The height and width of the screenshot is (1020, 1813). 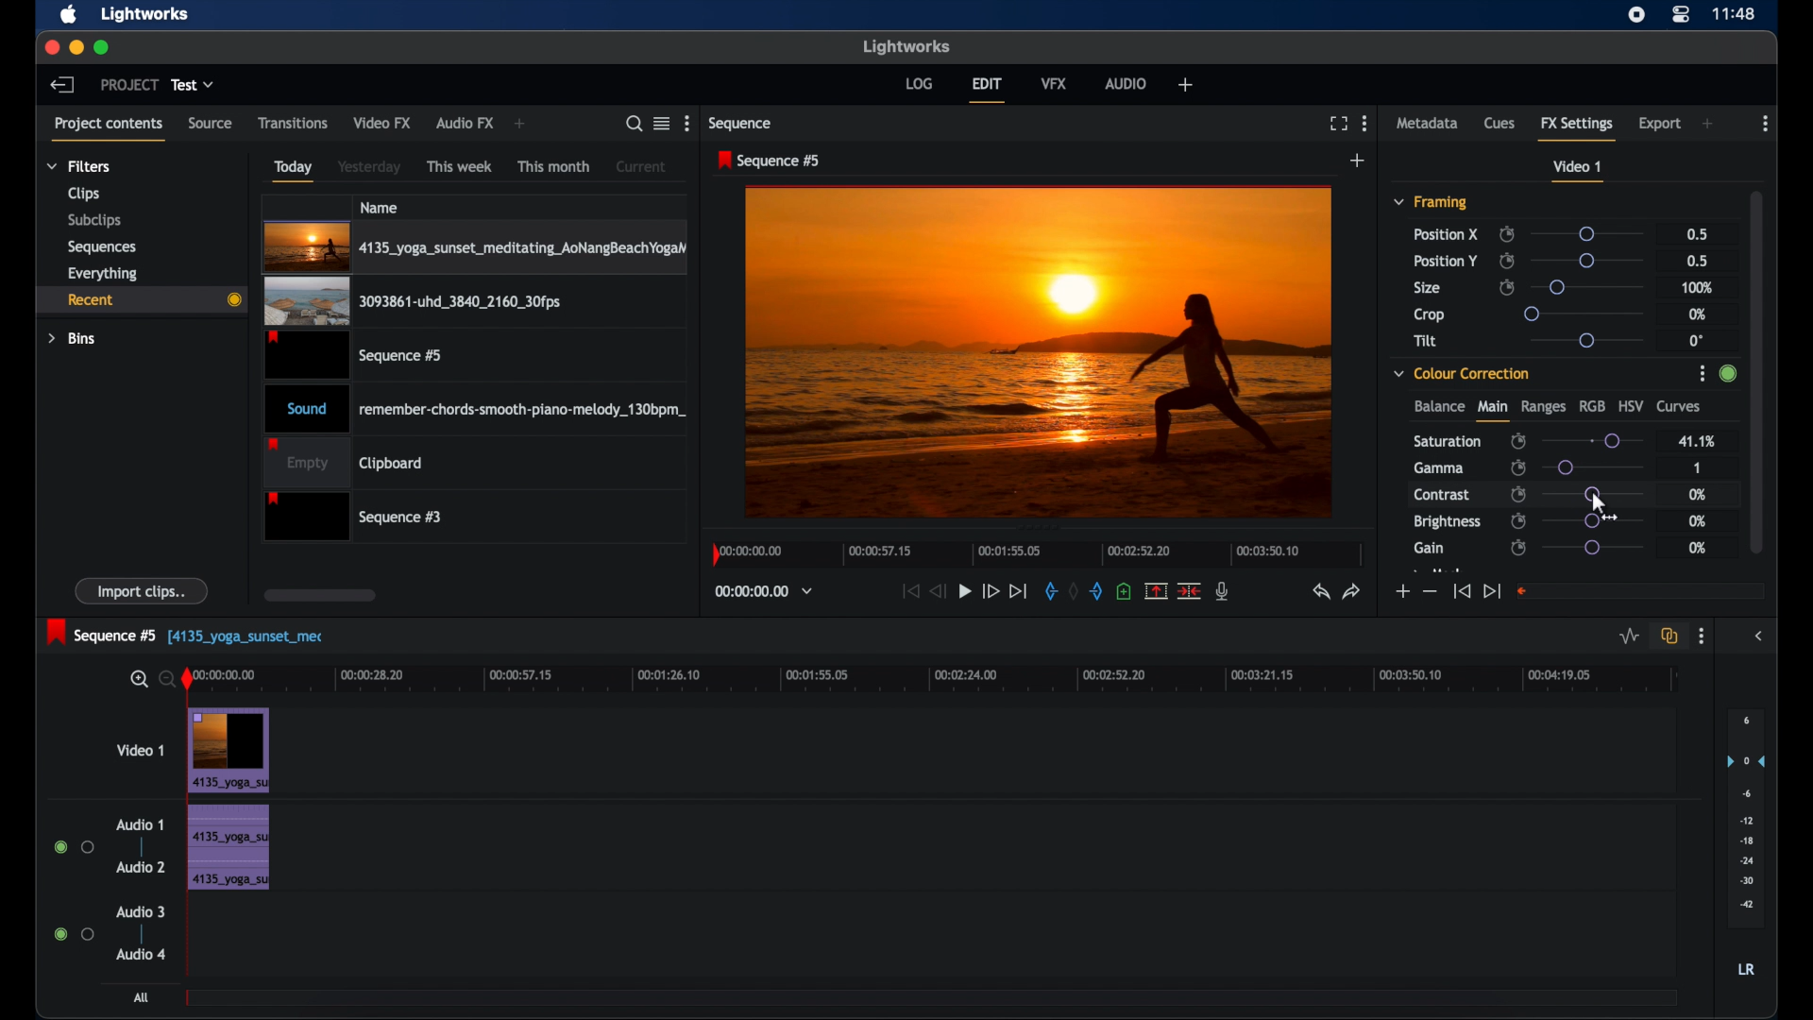 What do you see at coordinates (1518, 520) in the screenshot?
I see `enable/disable keyframes` at bounding box center [1518, 520].